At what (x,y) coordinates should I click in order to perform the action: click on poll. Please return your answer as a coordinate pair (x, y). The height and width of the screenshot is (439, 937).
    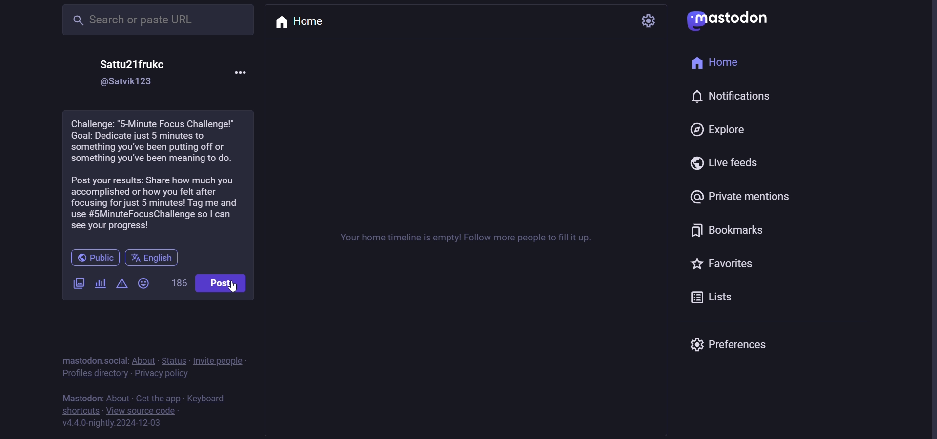
    Looking at the image, I should click on (101, 283).